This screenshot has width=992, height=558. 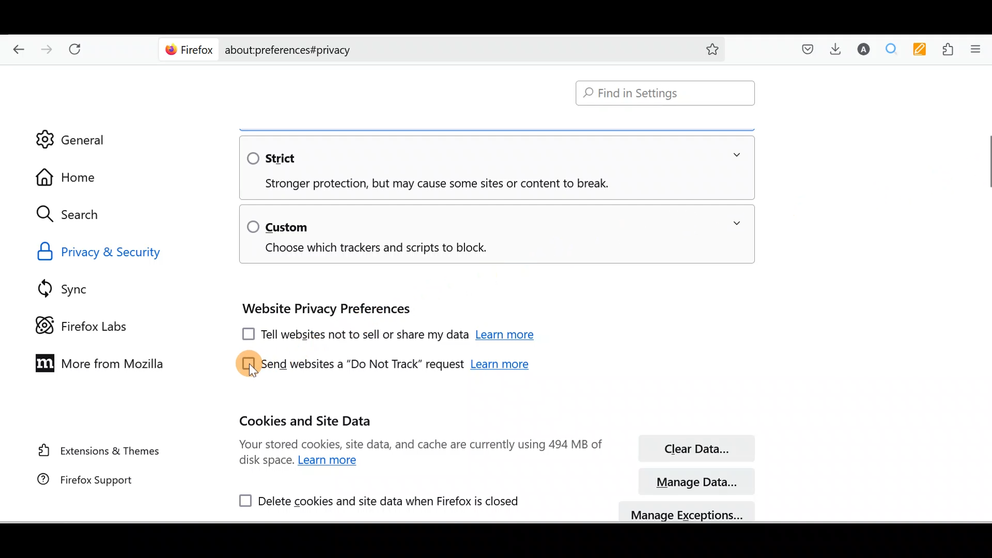 What do you see at coordinates (695, 448) in the screenshot?
I see `Clear data` at bounding box center [695, 448].